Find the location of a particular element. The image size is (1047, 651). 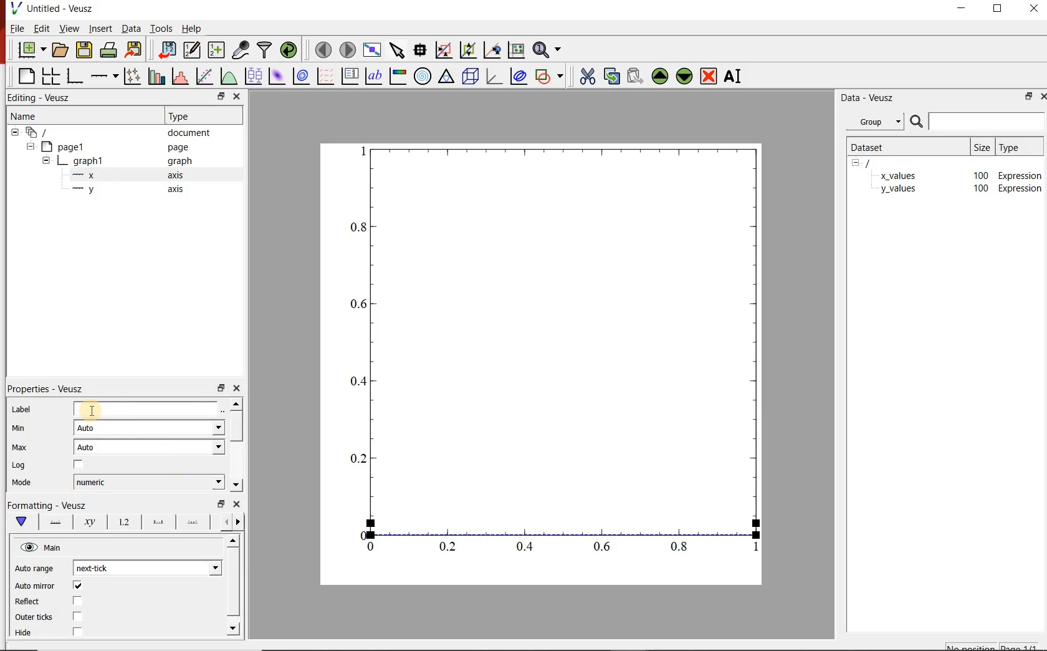

move down is located at coordinates (236, 485).